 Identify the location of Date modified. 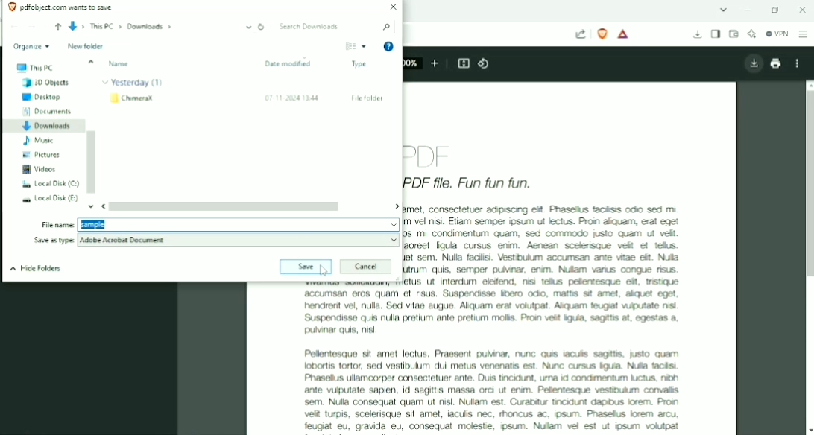
(289, 64).